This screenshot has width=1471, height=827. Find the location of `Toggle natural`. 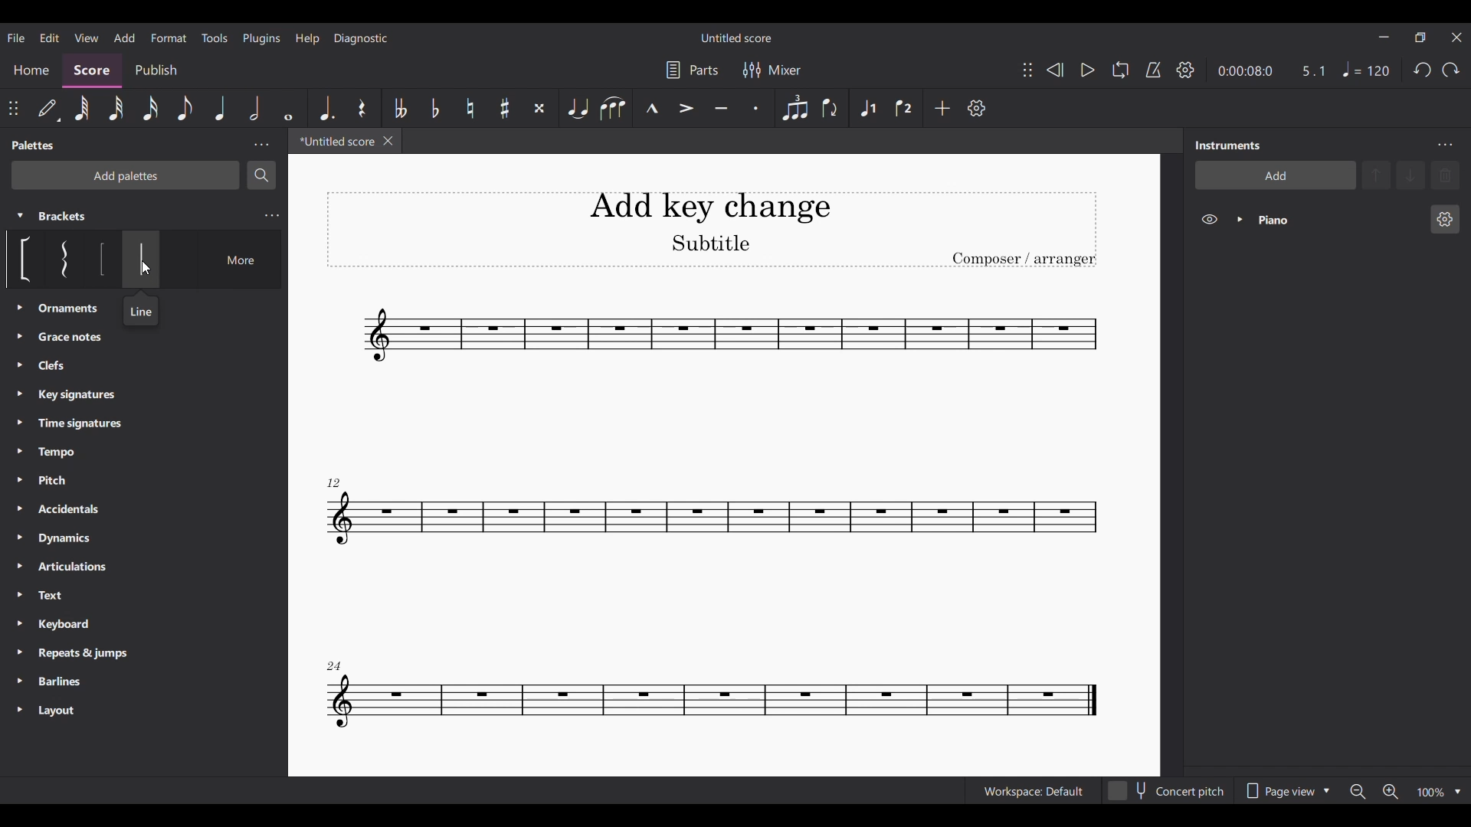

Toggle natural is located at coordinates (470, 107).